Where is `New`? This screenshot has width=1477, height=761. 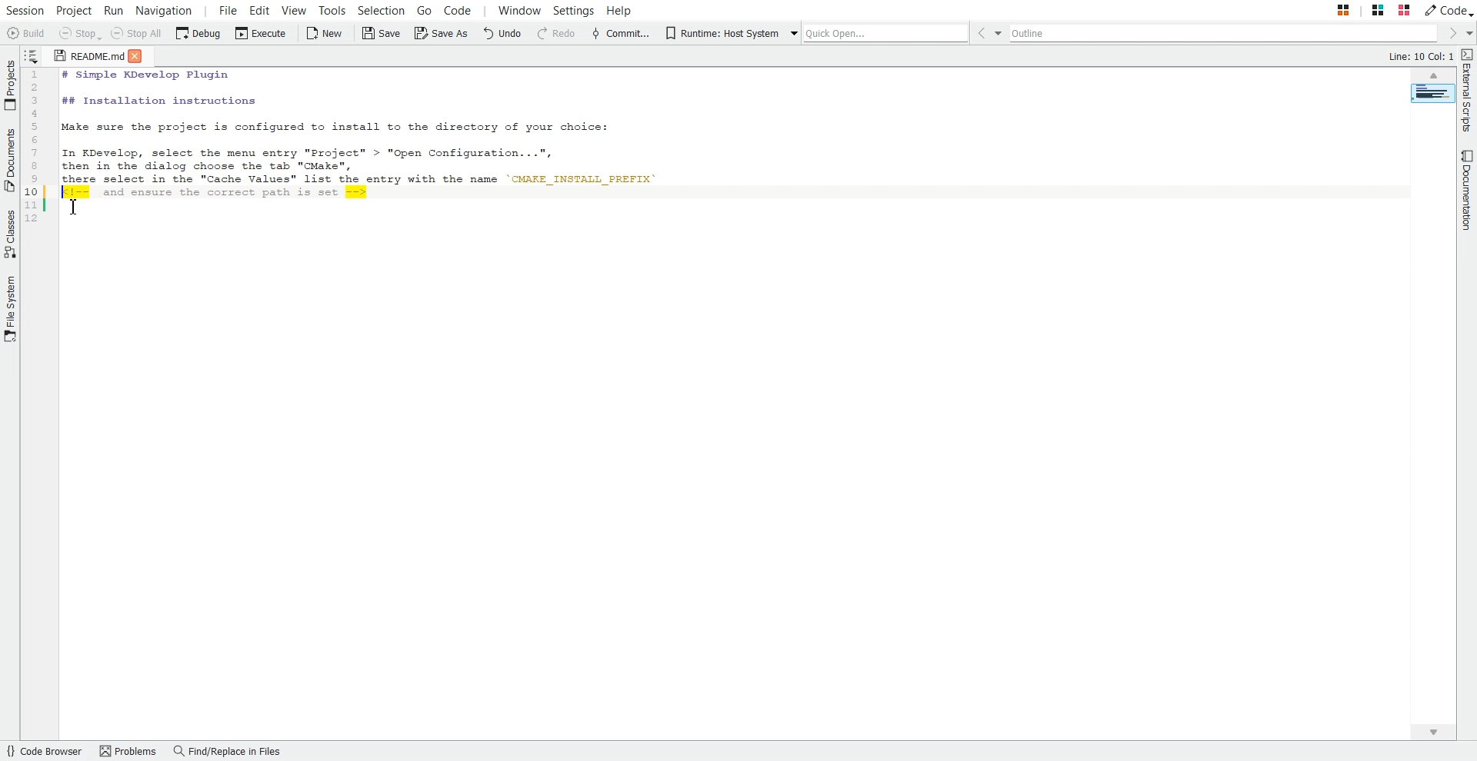 New is located at coordinates (326, 34).